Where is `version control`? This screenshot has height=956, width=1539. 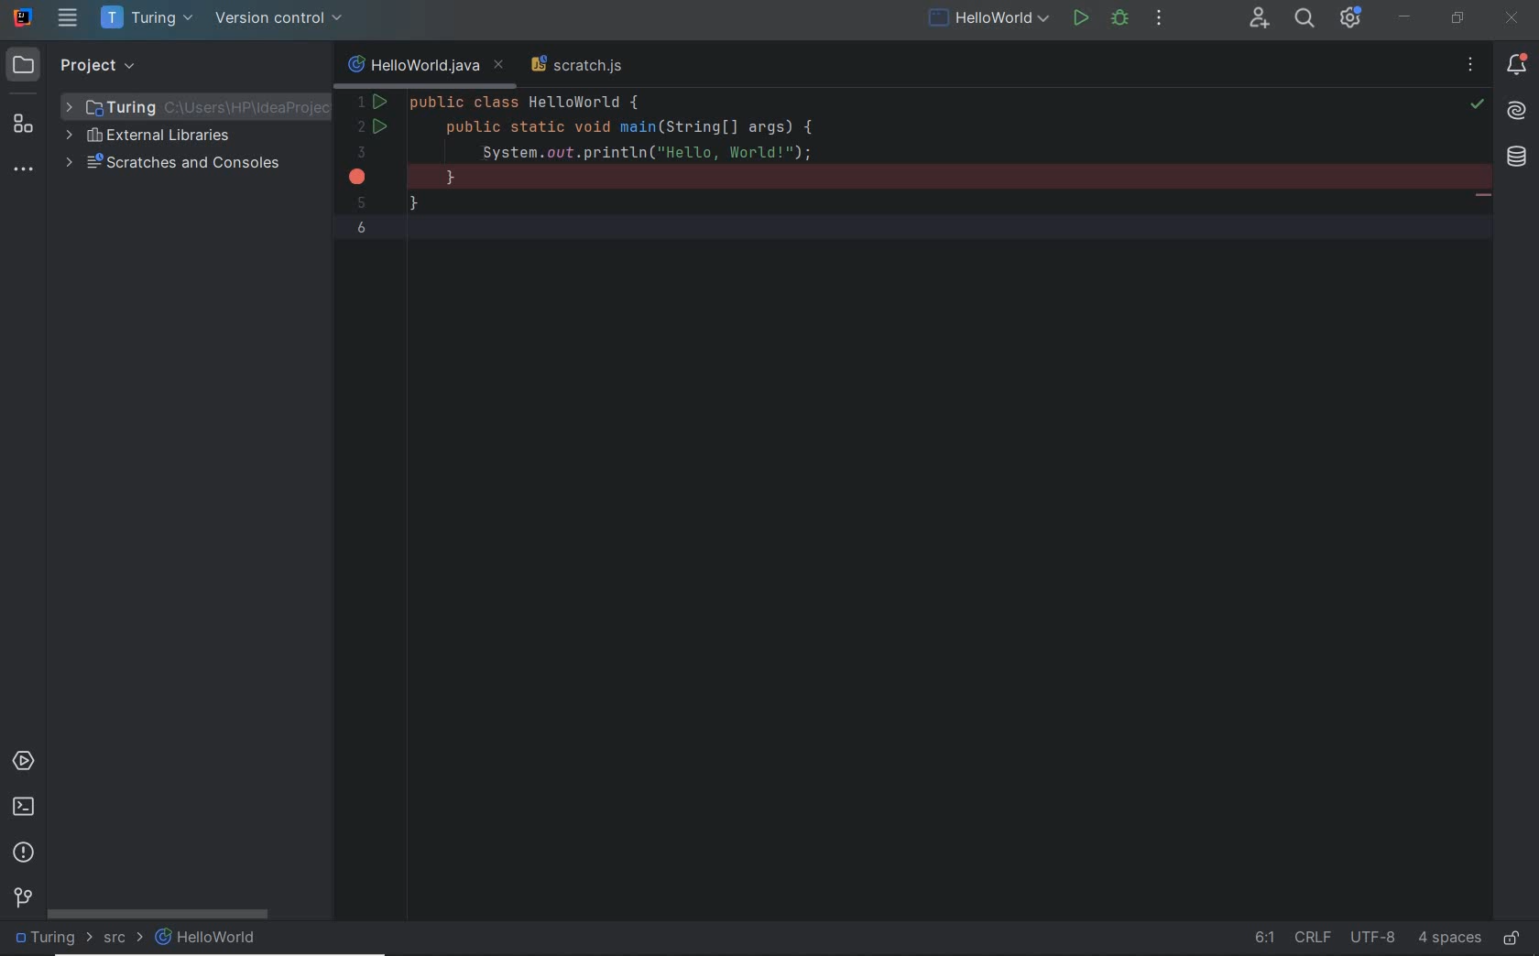 version control is located at coordinates (20, 896).